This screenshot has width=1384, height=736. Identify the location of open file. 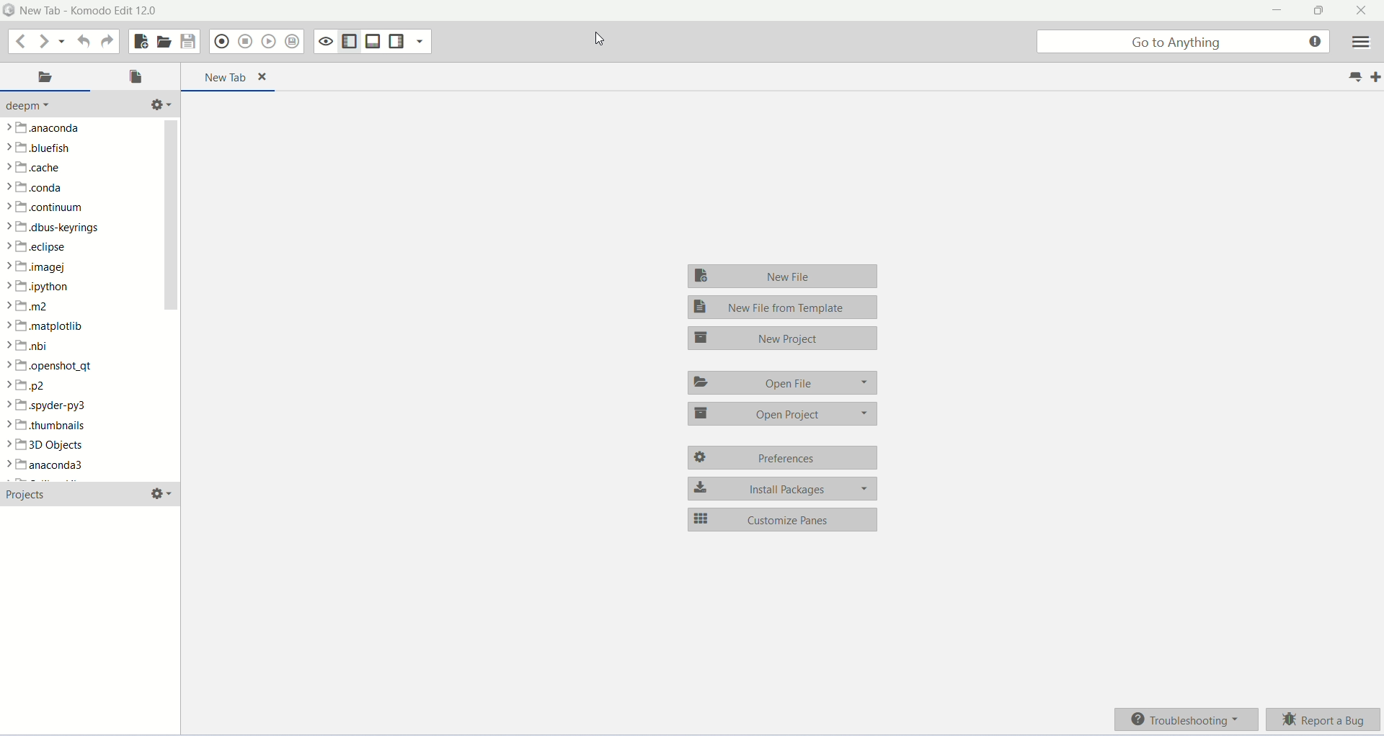
(136, 76).